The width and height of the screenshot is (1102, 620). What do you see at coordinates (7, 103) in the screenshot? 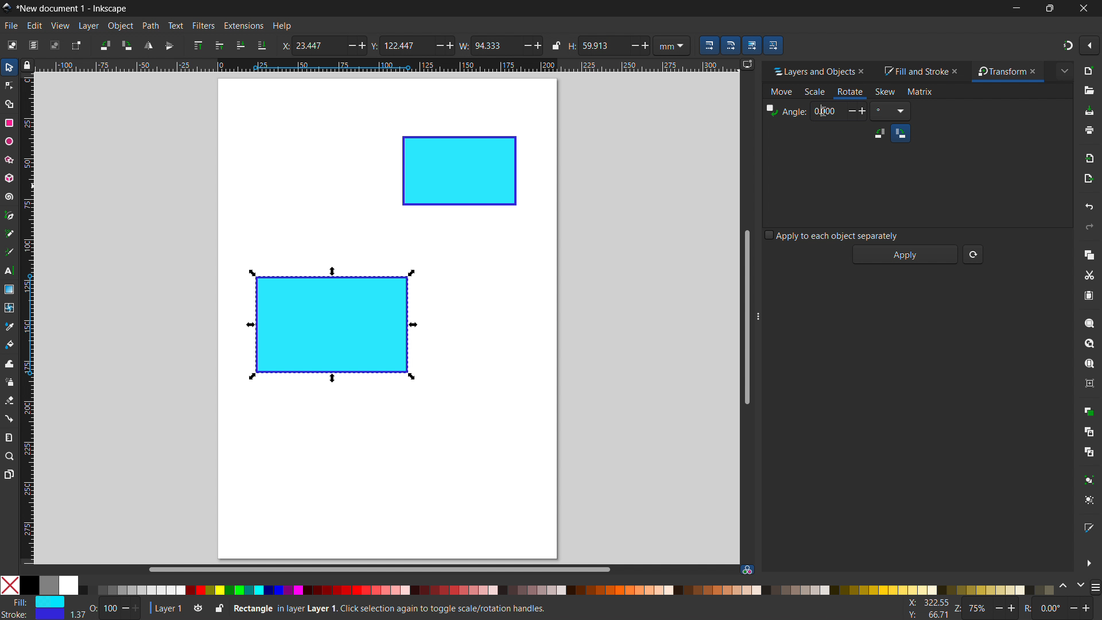
I see `shape builder tool` at bounding box center [7, 103].